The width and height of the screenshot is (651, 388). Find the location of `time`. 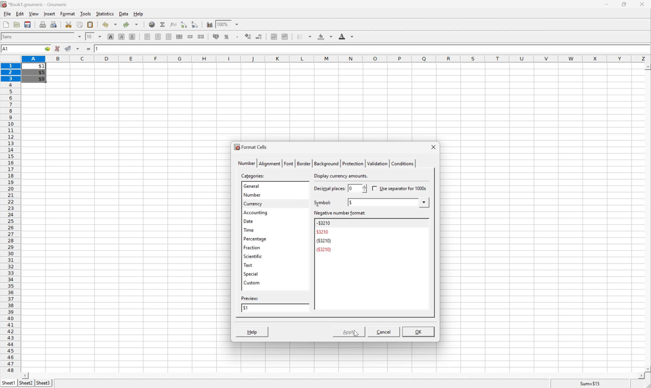

time is located at coordinates (248, 230).